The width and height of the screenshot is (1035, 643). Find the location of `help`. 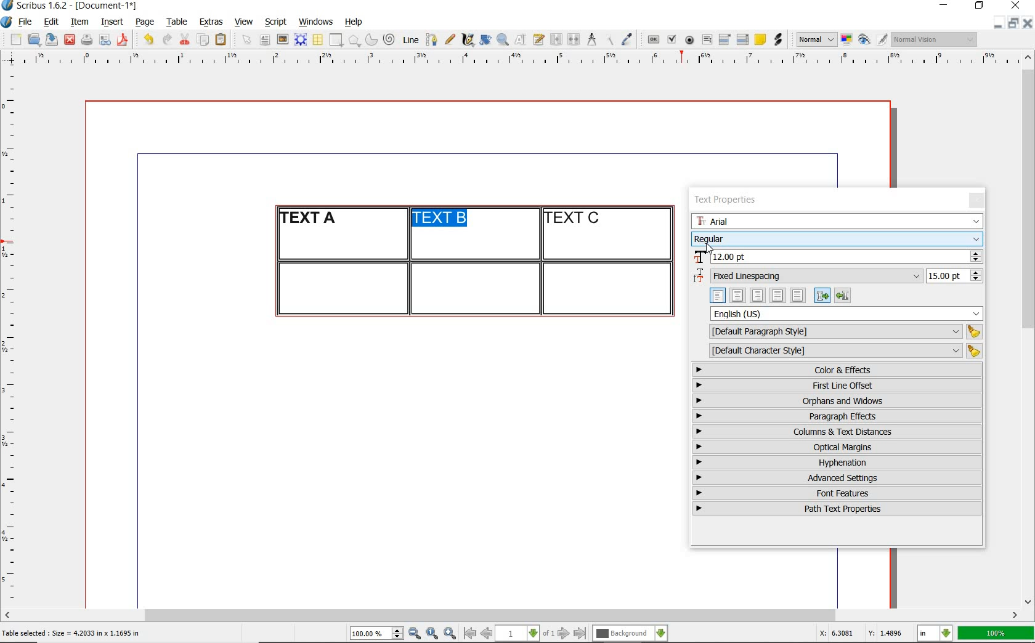

help is located at coordinates (352, 23).